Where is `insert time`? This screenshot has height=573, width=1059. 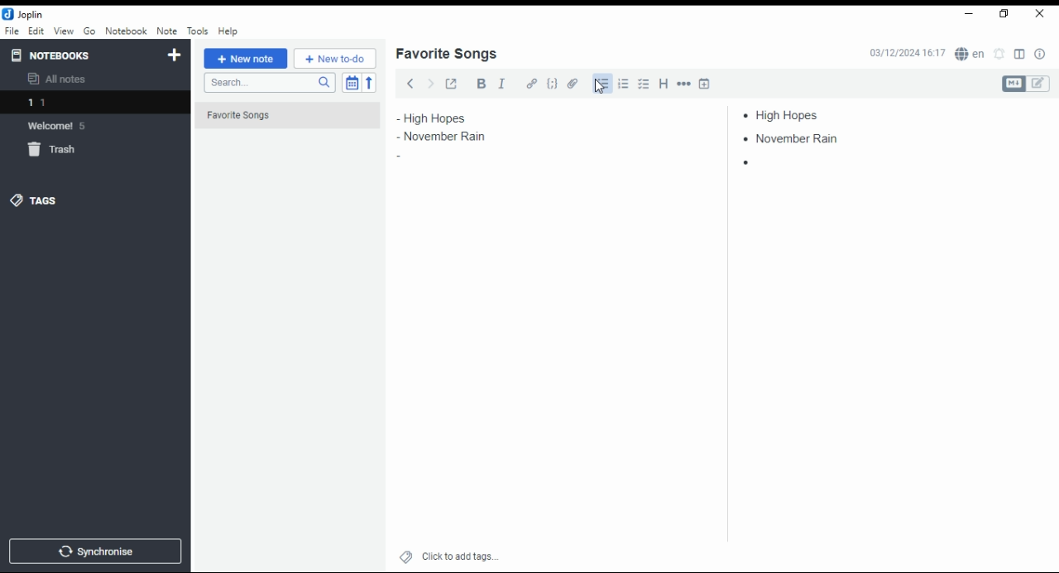 insert time is located at coordinates (705, 83).